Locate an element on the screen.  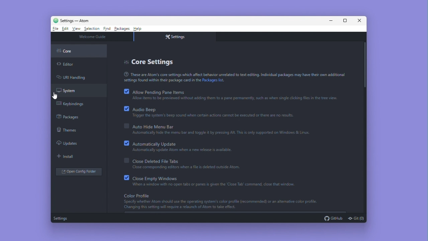
Selection is located at coordinates (92, 29).